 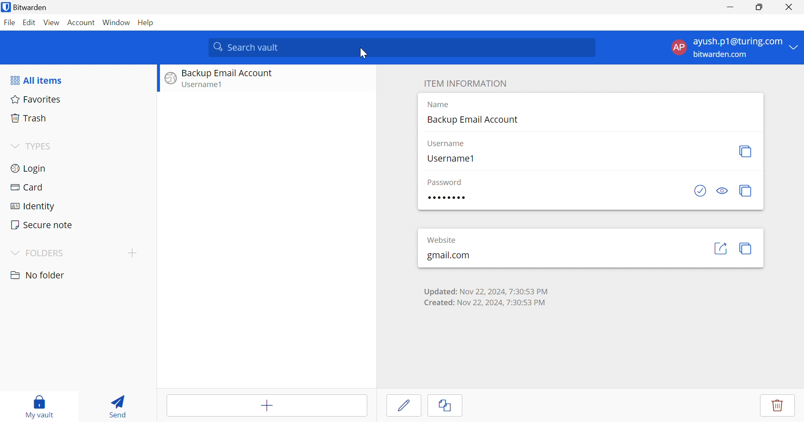 I want to click on copy, so click(x=749, y=249).